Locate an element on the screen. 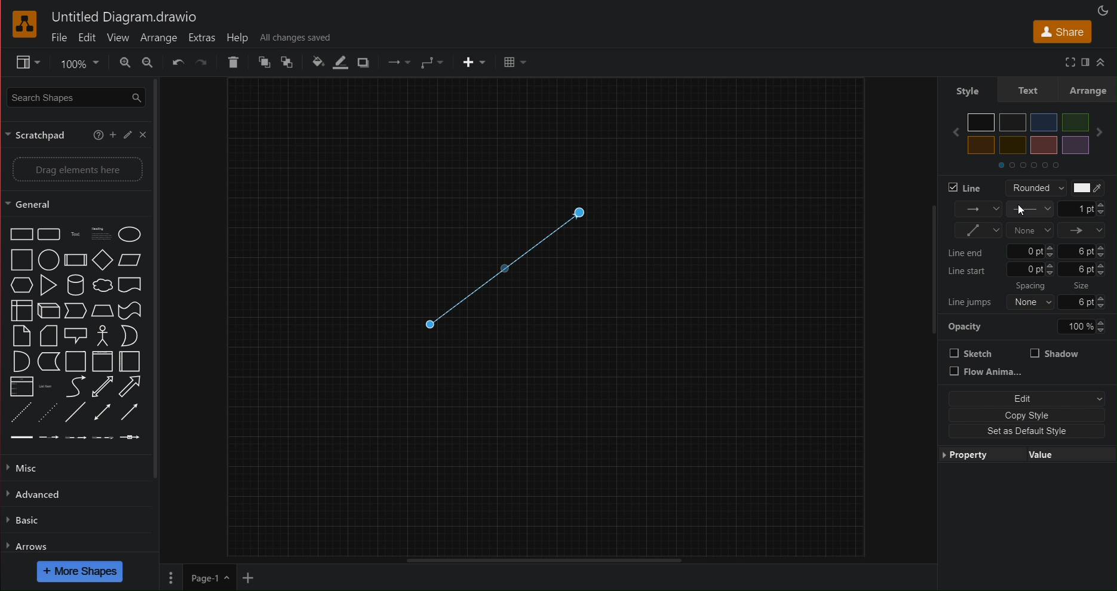  Redo is located at coordinates (202, 63).